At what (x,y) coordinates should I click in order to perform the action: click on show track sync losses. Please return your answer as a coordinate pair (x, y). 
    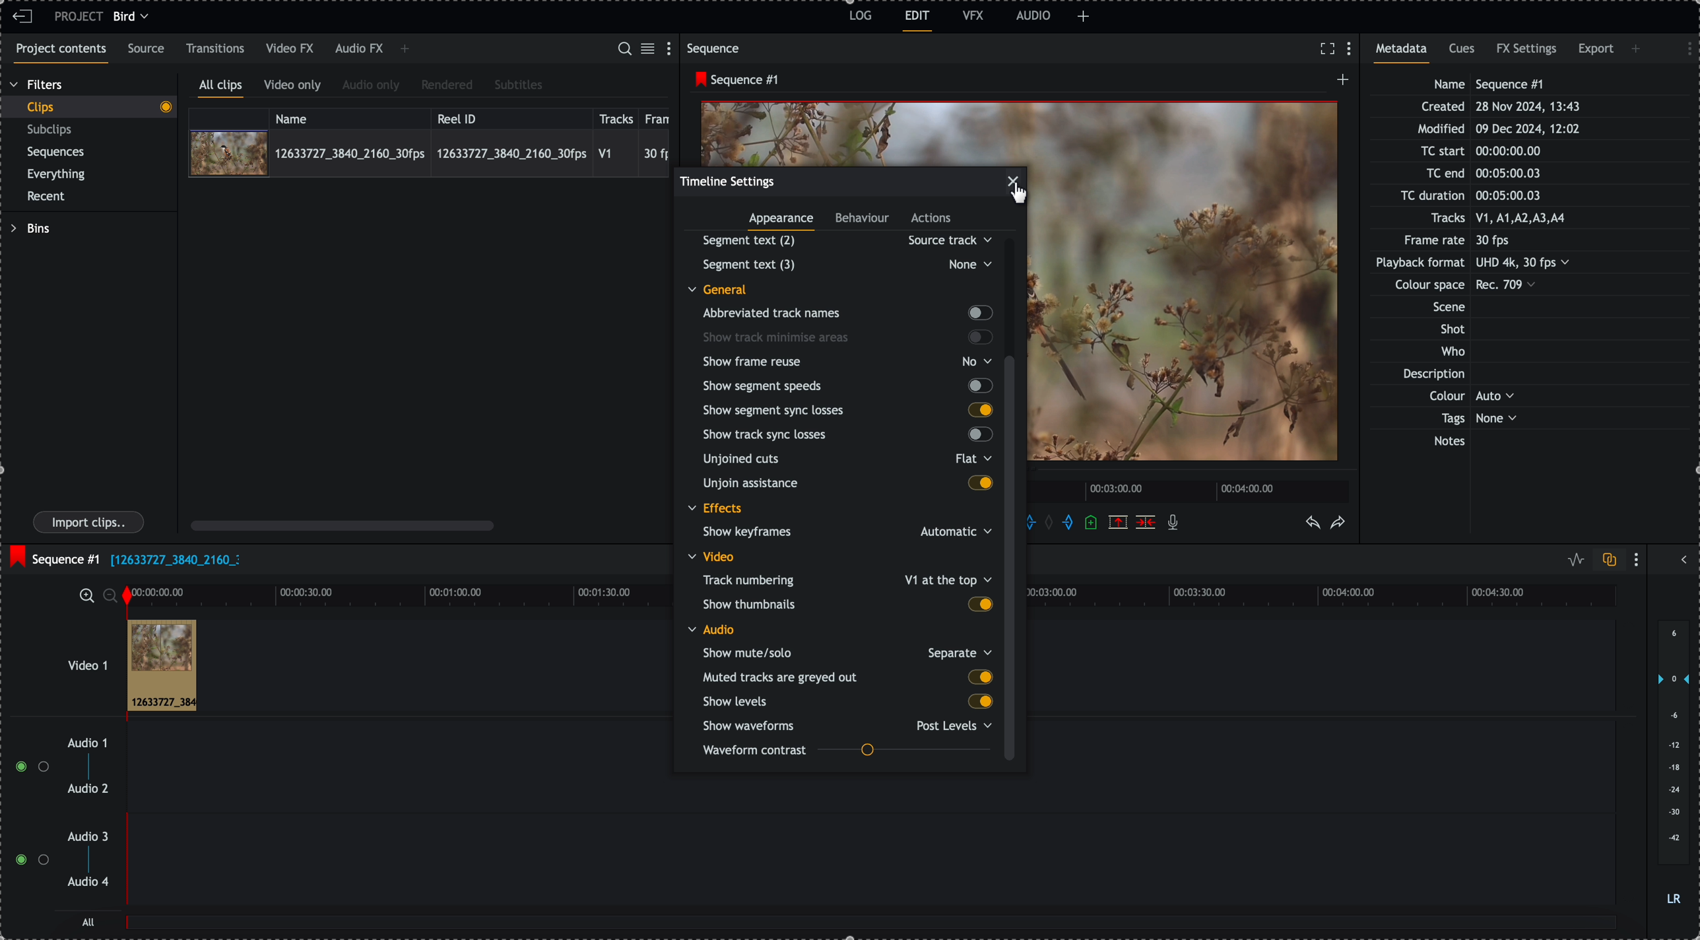
    Looking at the image, I should click on (844, 436).